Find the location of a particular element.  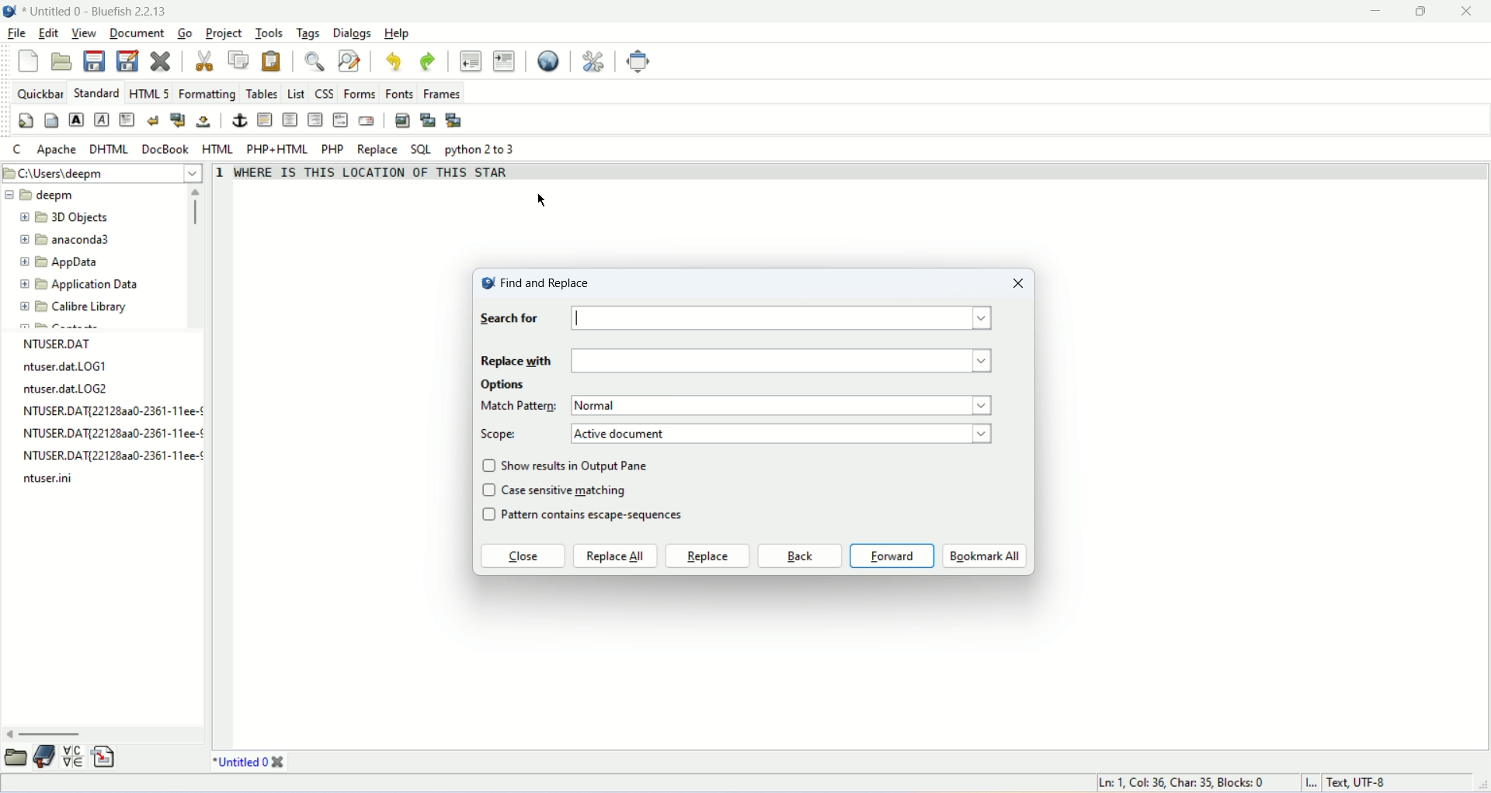

quickbar is located at coordinates (39, 93).